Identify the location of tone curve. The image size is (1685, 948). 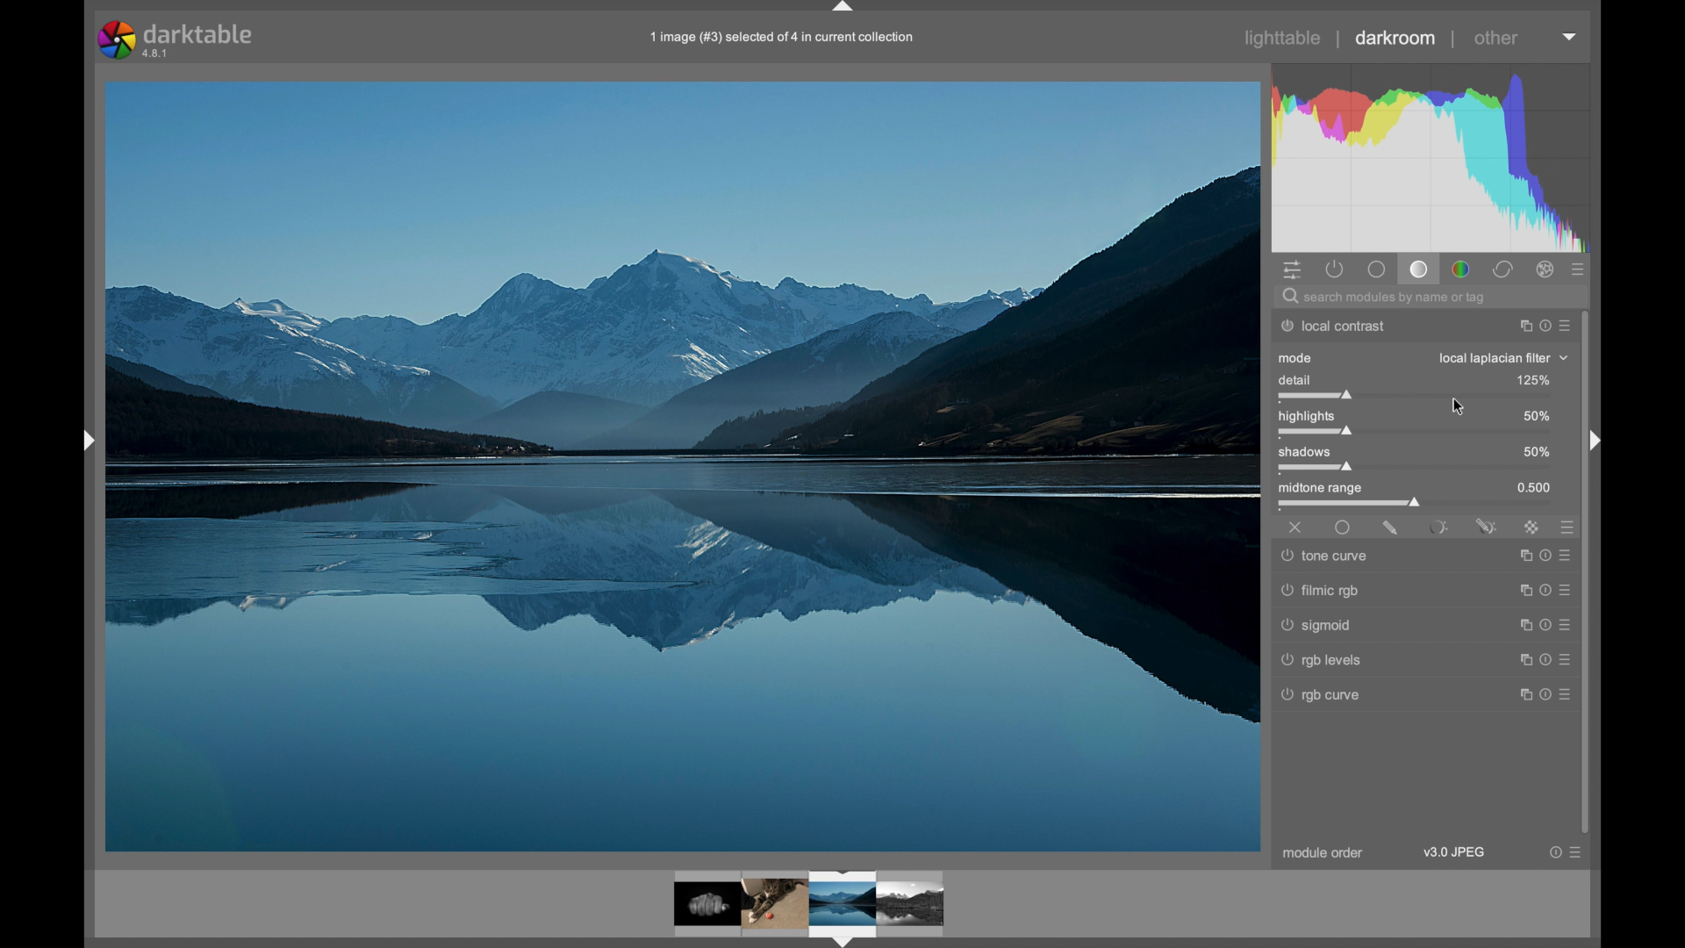
(1327, 555).